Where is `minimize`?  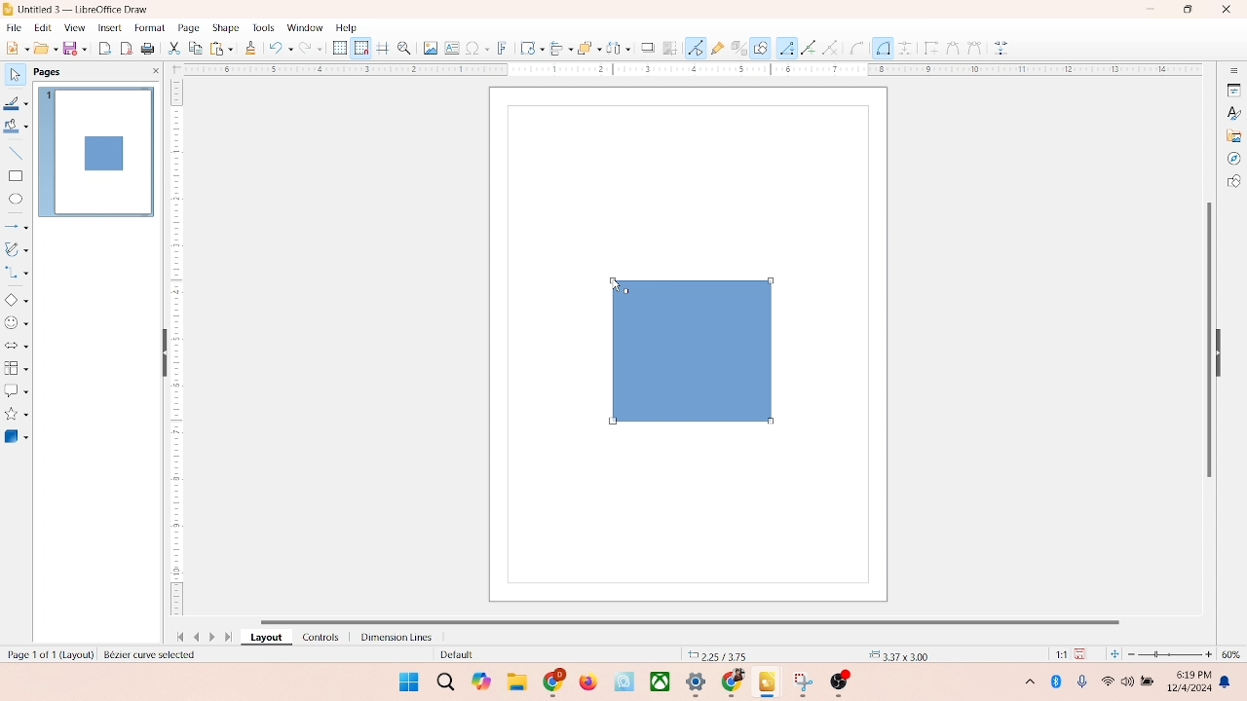
minimize is located at coordinates (1153, 9).